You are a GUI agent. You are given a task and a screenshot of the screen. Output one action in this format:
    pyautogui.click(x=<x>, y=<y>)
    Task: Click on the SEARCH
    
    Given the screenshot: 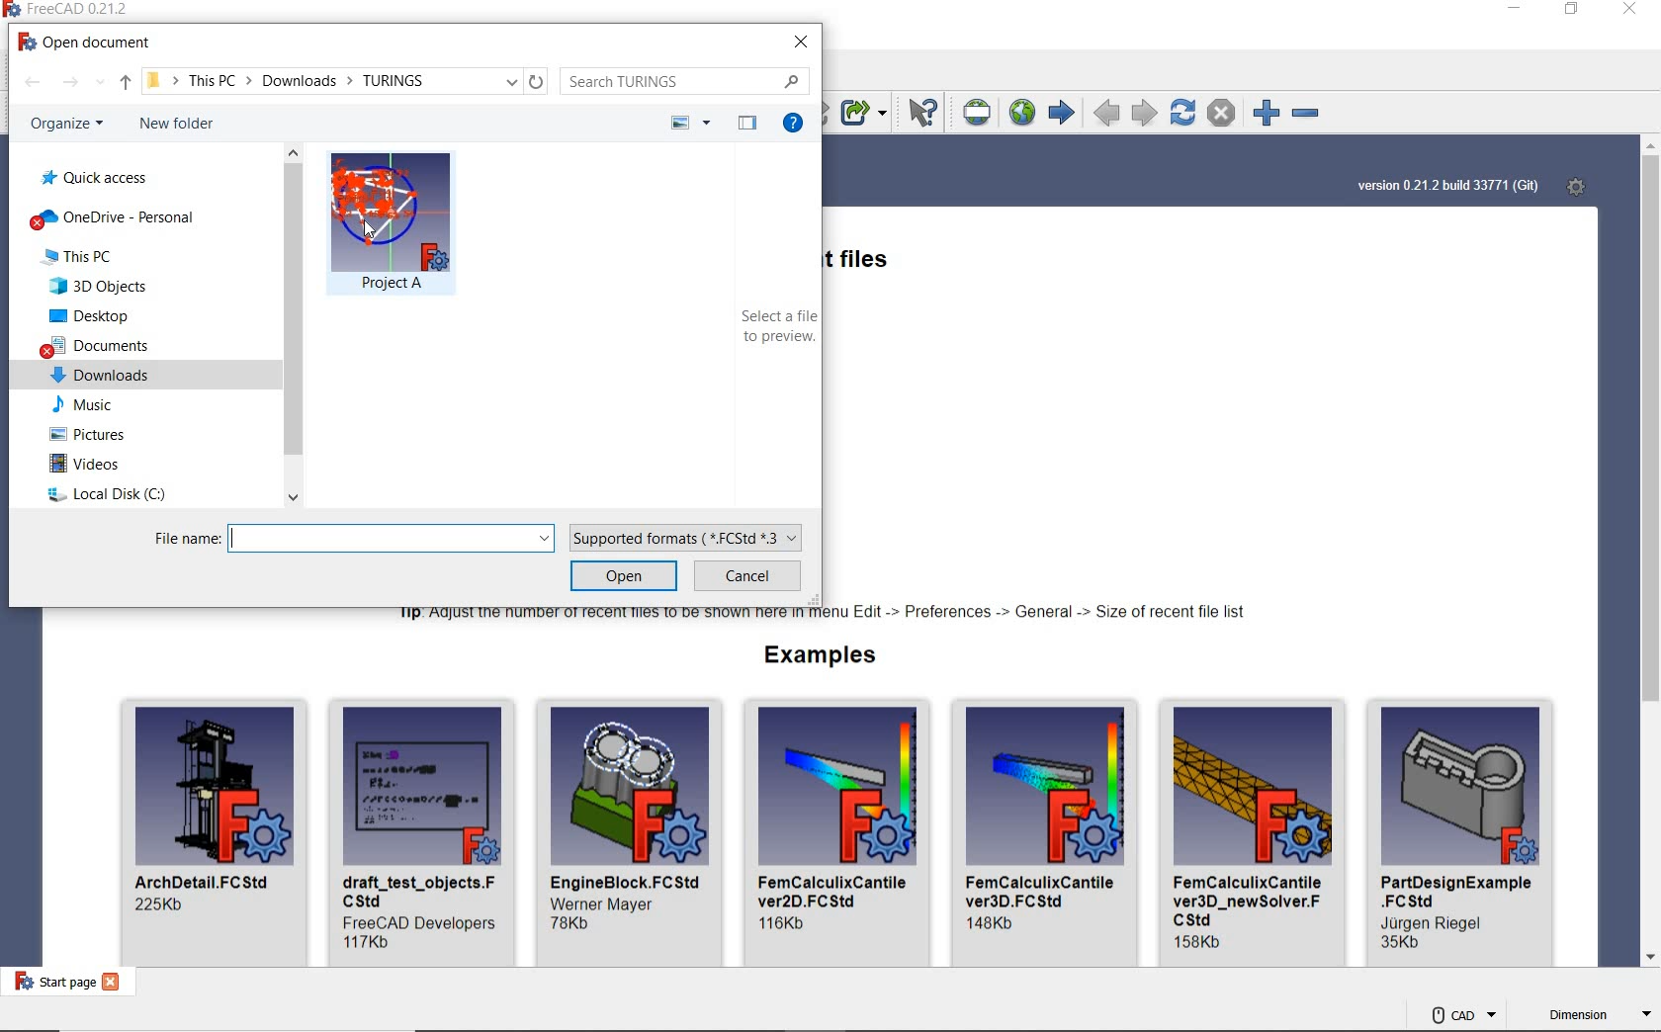 What is the action you would take?
    pyautogui.click(x=688, y=82)
    